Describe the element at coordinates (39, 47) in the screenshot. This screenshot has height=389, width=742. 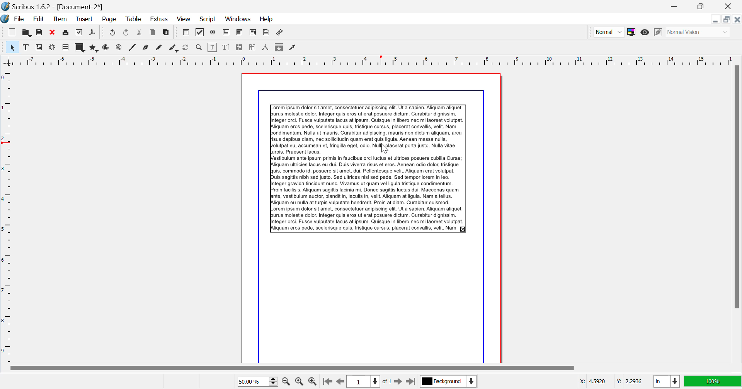
I see `Image Frame` at that location.